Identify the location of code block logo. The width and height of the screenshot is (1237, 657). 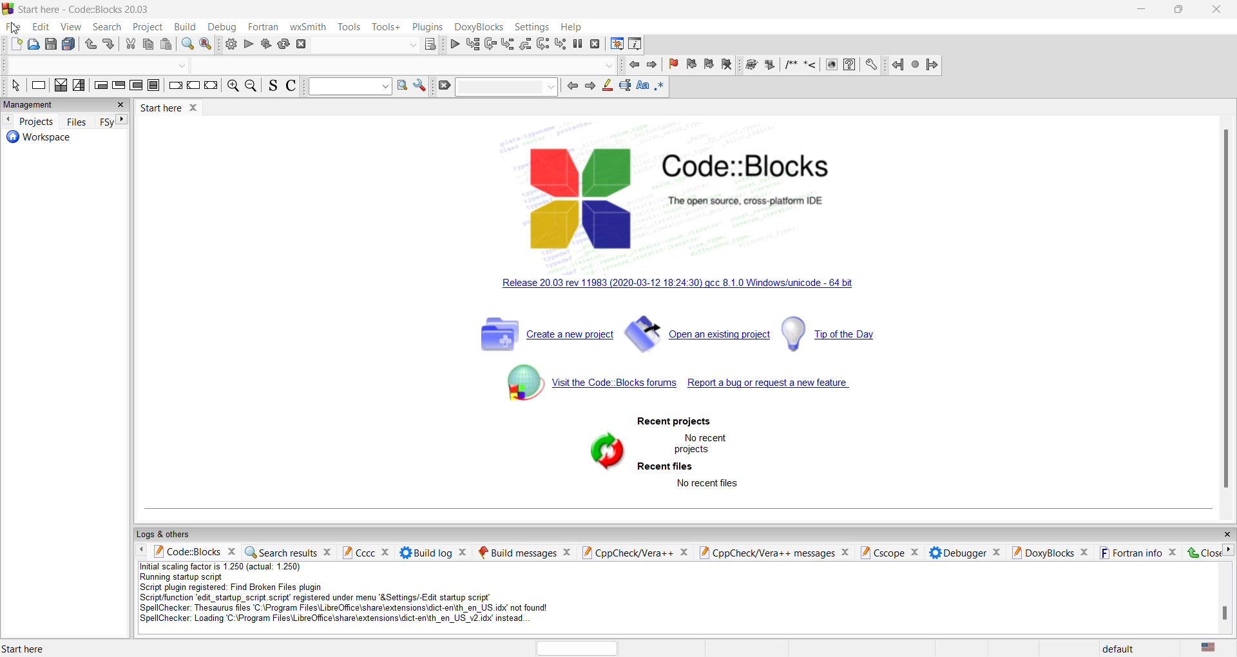
(701, 191).